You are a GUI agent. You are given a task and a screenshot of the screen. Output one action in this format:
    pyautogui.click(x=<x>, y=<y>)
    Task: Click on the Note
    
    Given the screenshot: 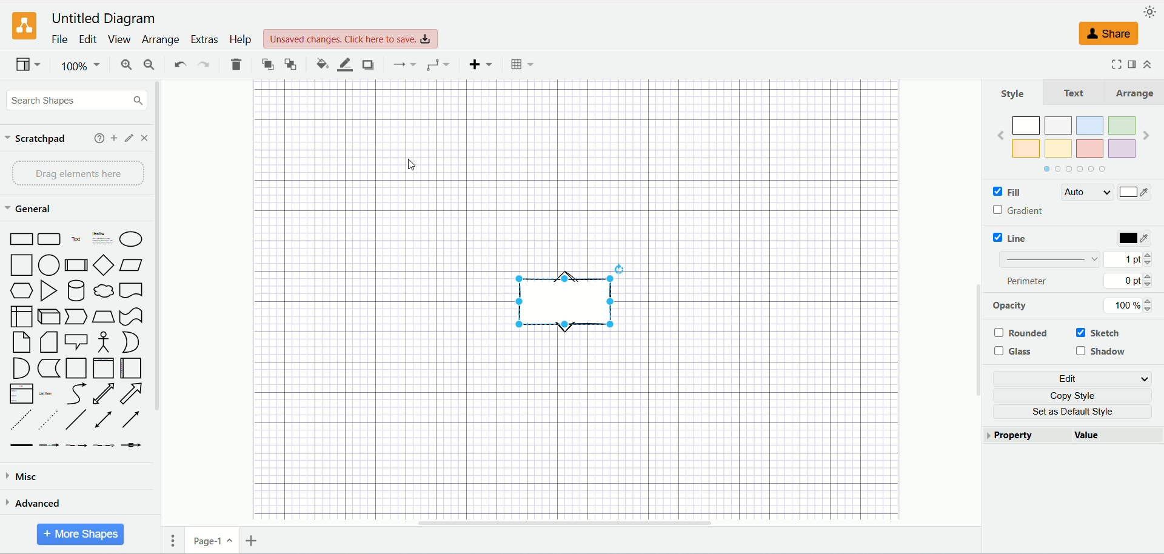 What is the action you would take?
    pyautogui.click(x=18, y=342)
    